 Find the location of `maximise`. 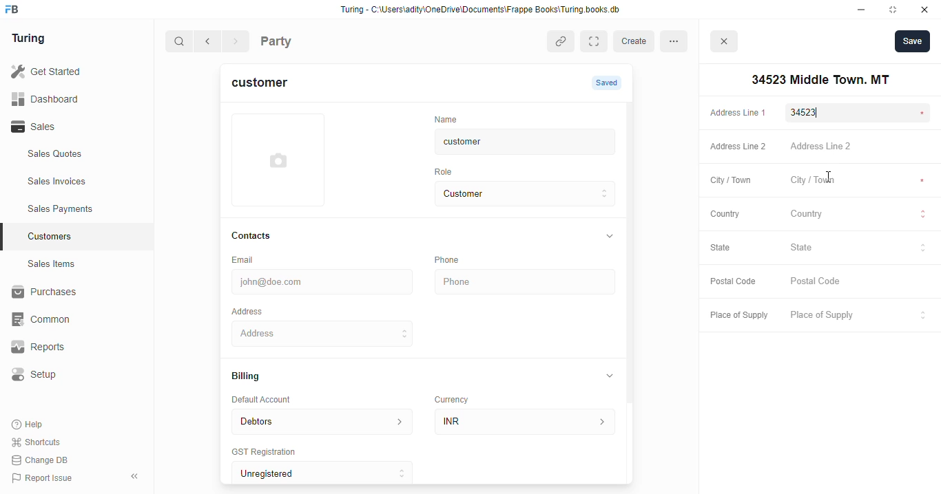

maximise is located at coordinates (896, 10).